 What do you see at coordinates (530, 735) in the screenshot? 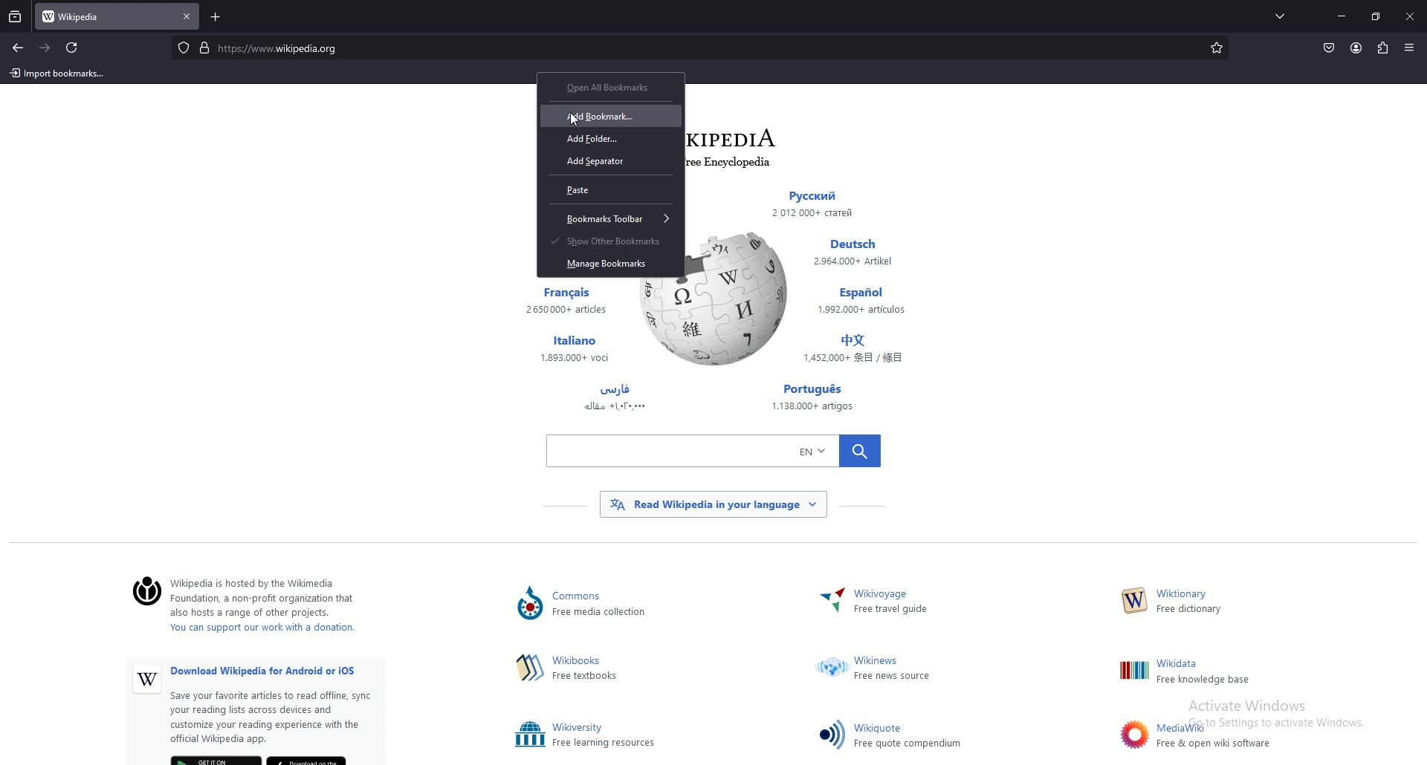
I see `` at bounding box center [530, 735].